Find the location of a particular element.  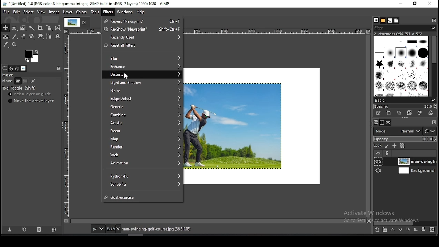

repeat "newsprint" is located at coordinates (142, 22).